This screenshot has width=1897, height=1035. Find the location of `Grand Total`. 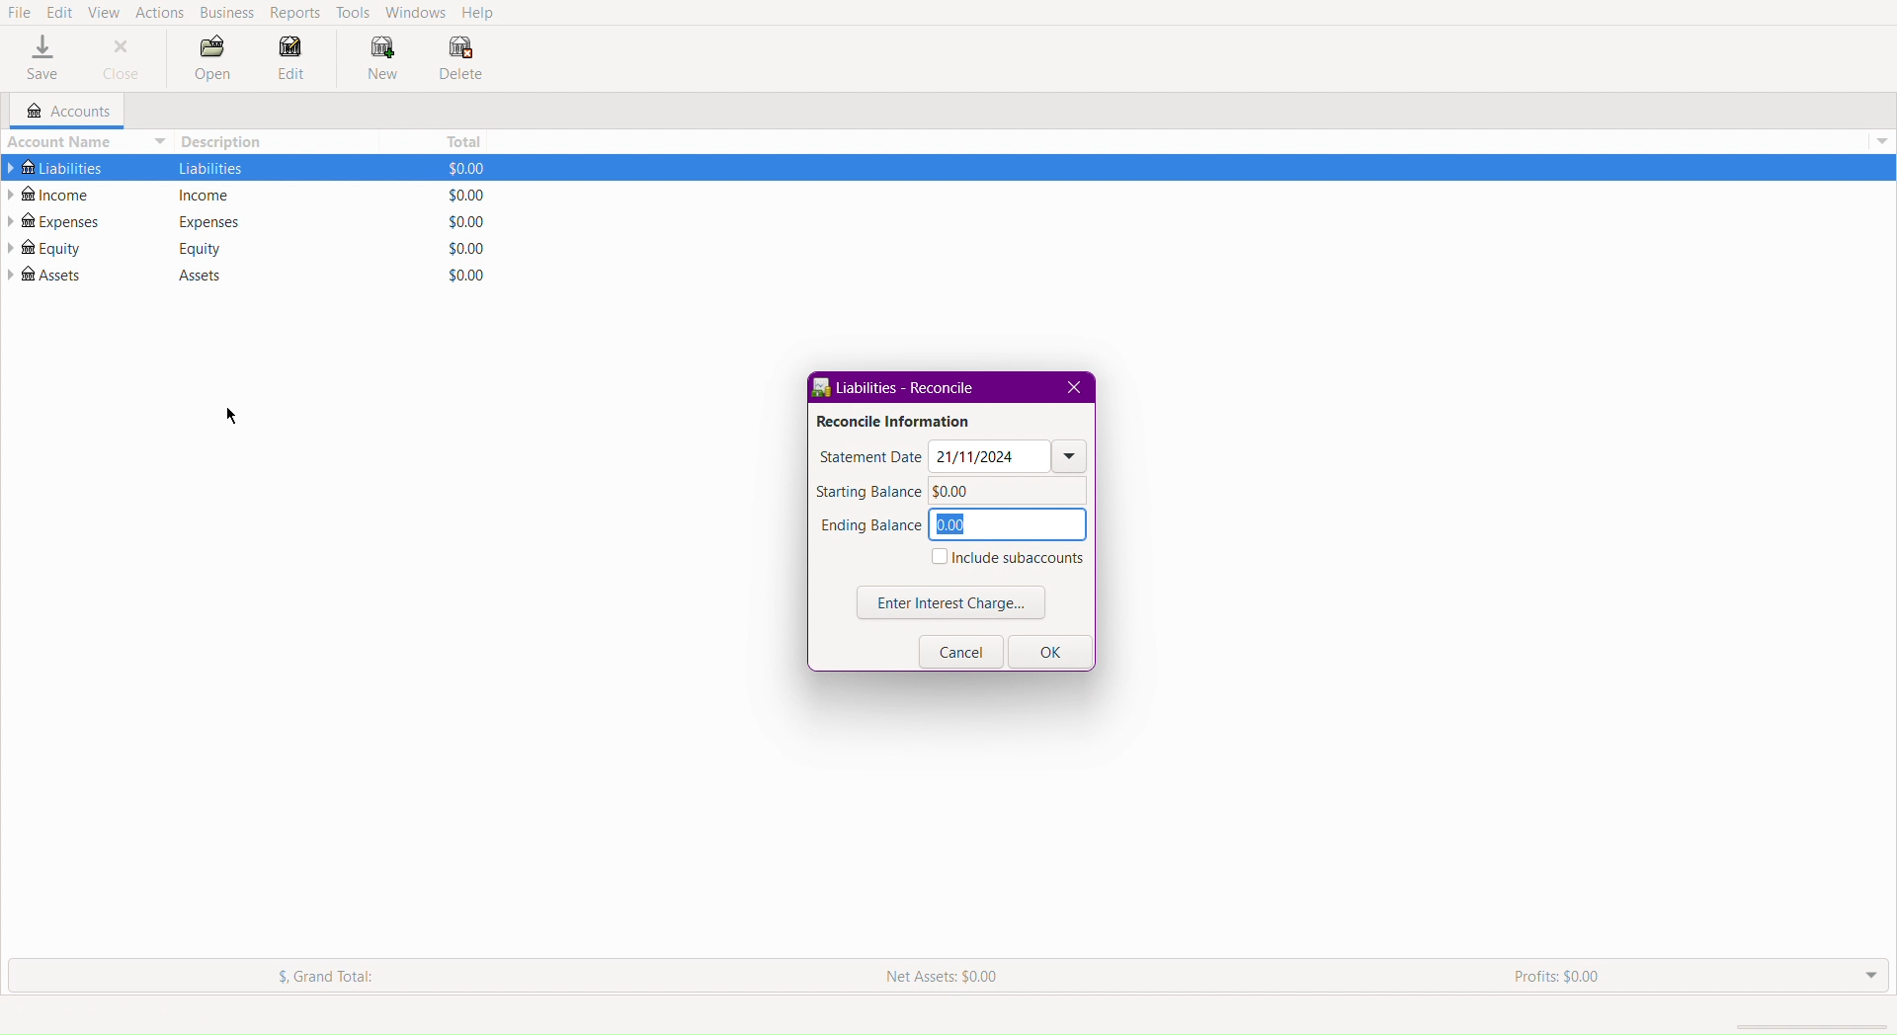

Grand Total is located at coordinates (323, 975).